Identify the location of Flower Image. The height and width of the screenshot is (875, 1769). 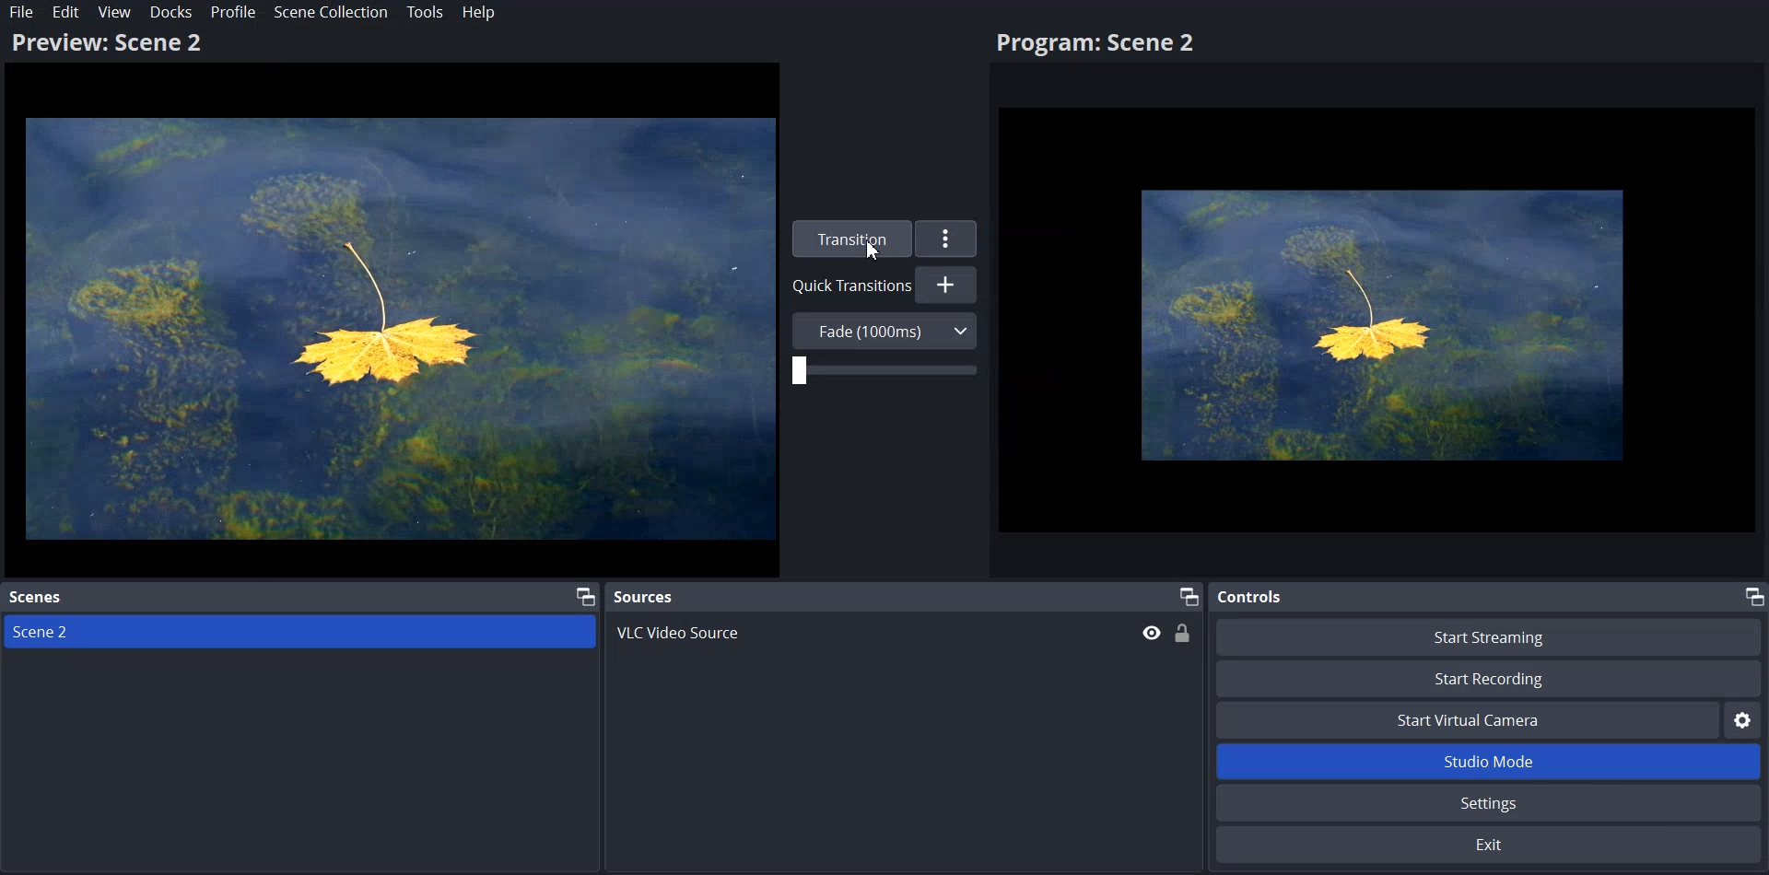
(392, 330).